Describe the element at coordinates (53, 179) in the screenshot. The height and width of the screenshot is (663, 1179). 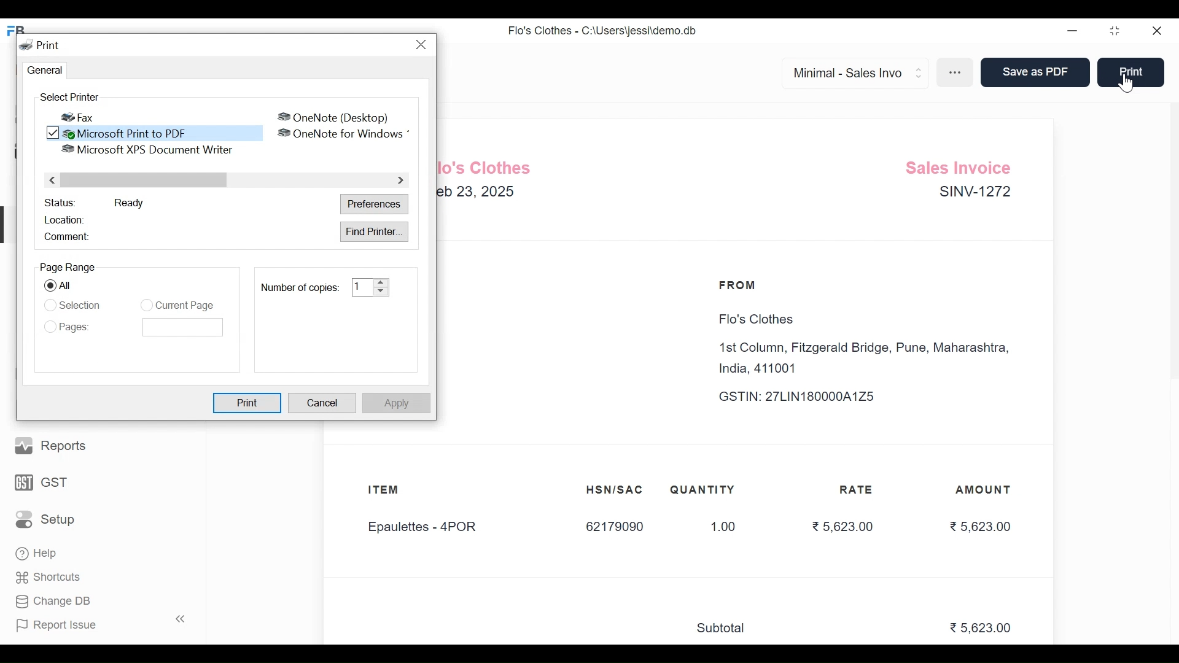
I see `Scroll left` at that location.